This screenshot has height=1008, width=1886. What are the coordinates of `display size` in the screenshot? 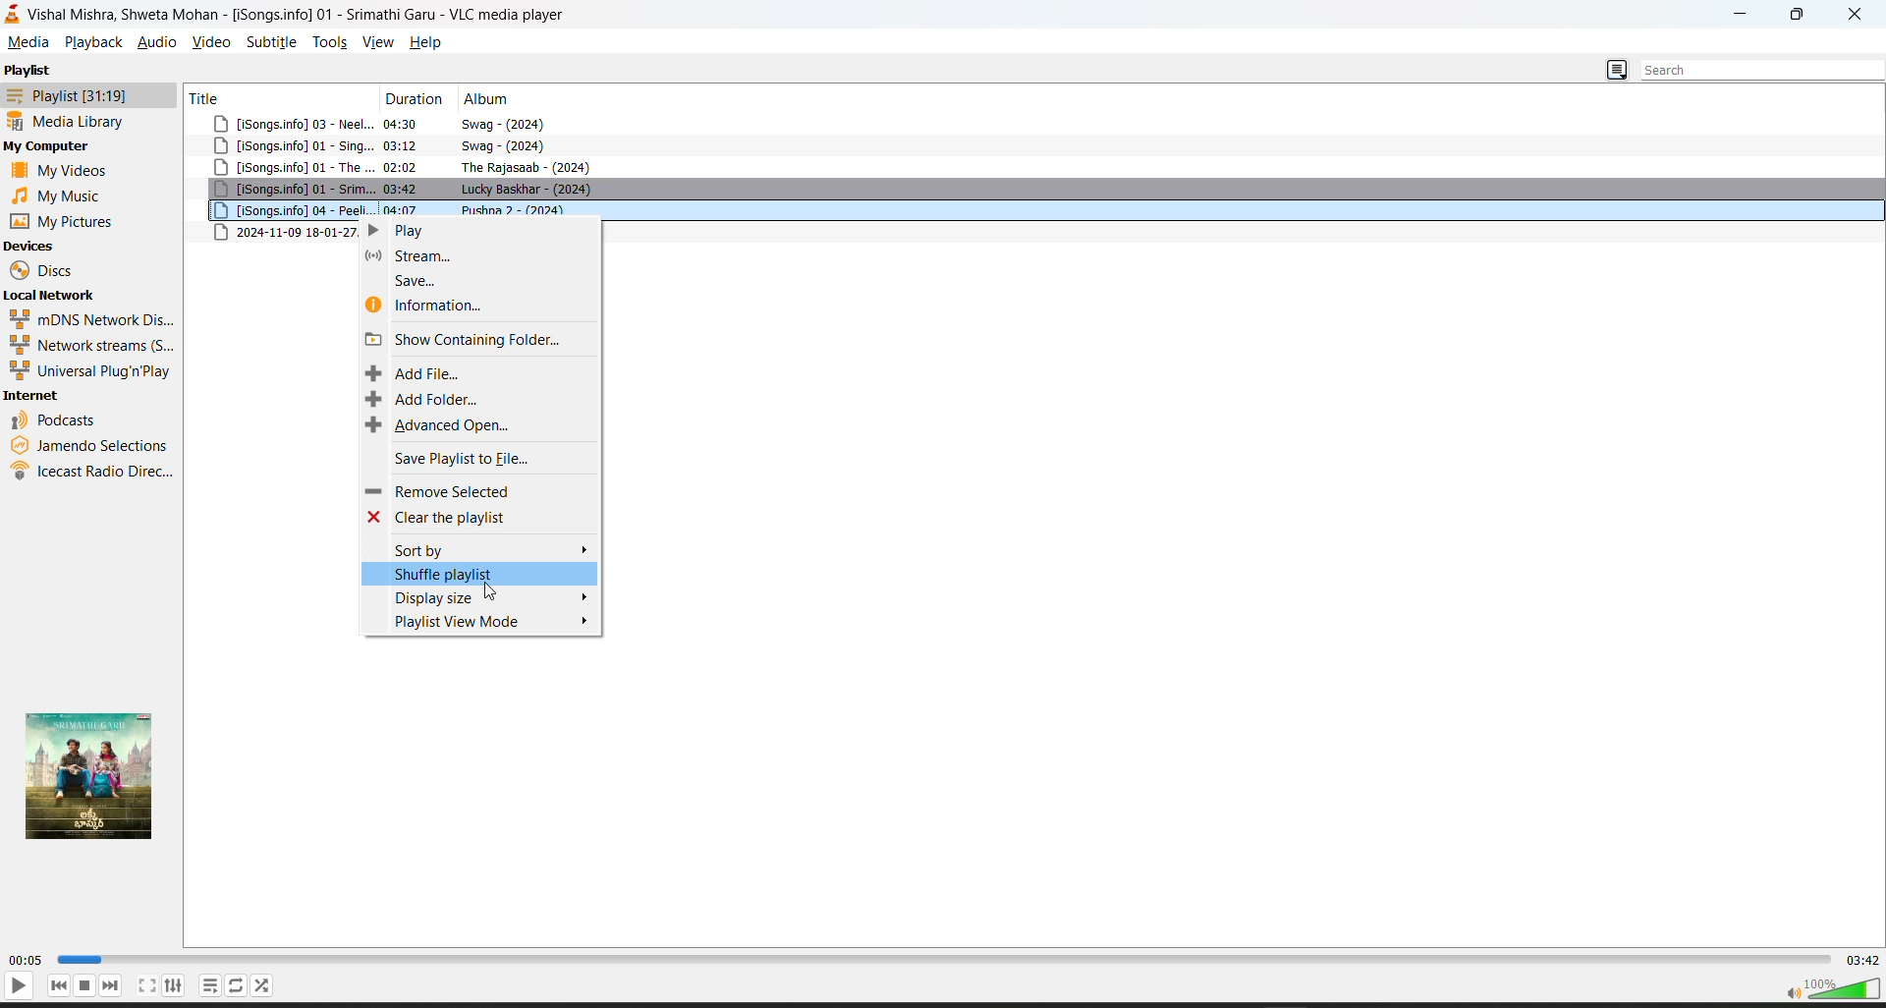 It's located at (485, 597).